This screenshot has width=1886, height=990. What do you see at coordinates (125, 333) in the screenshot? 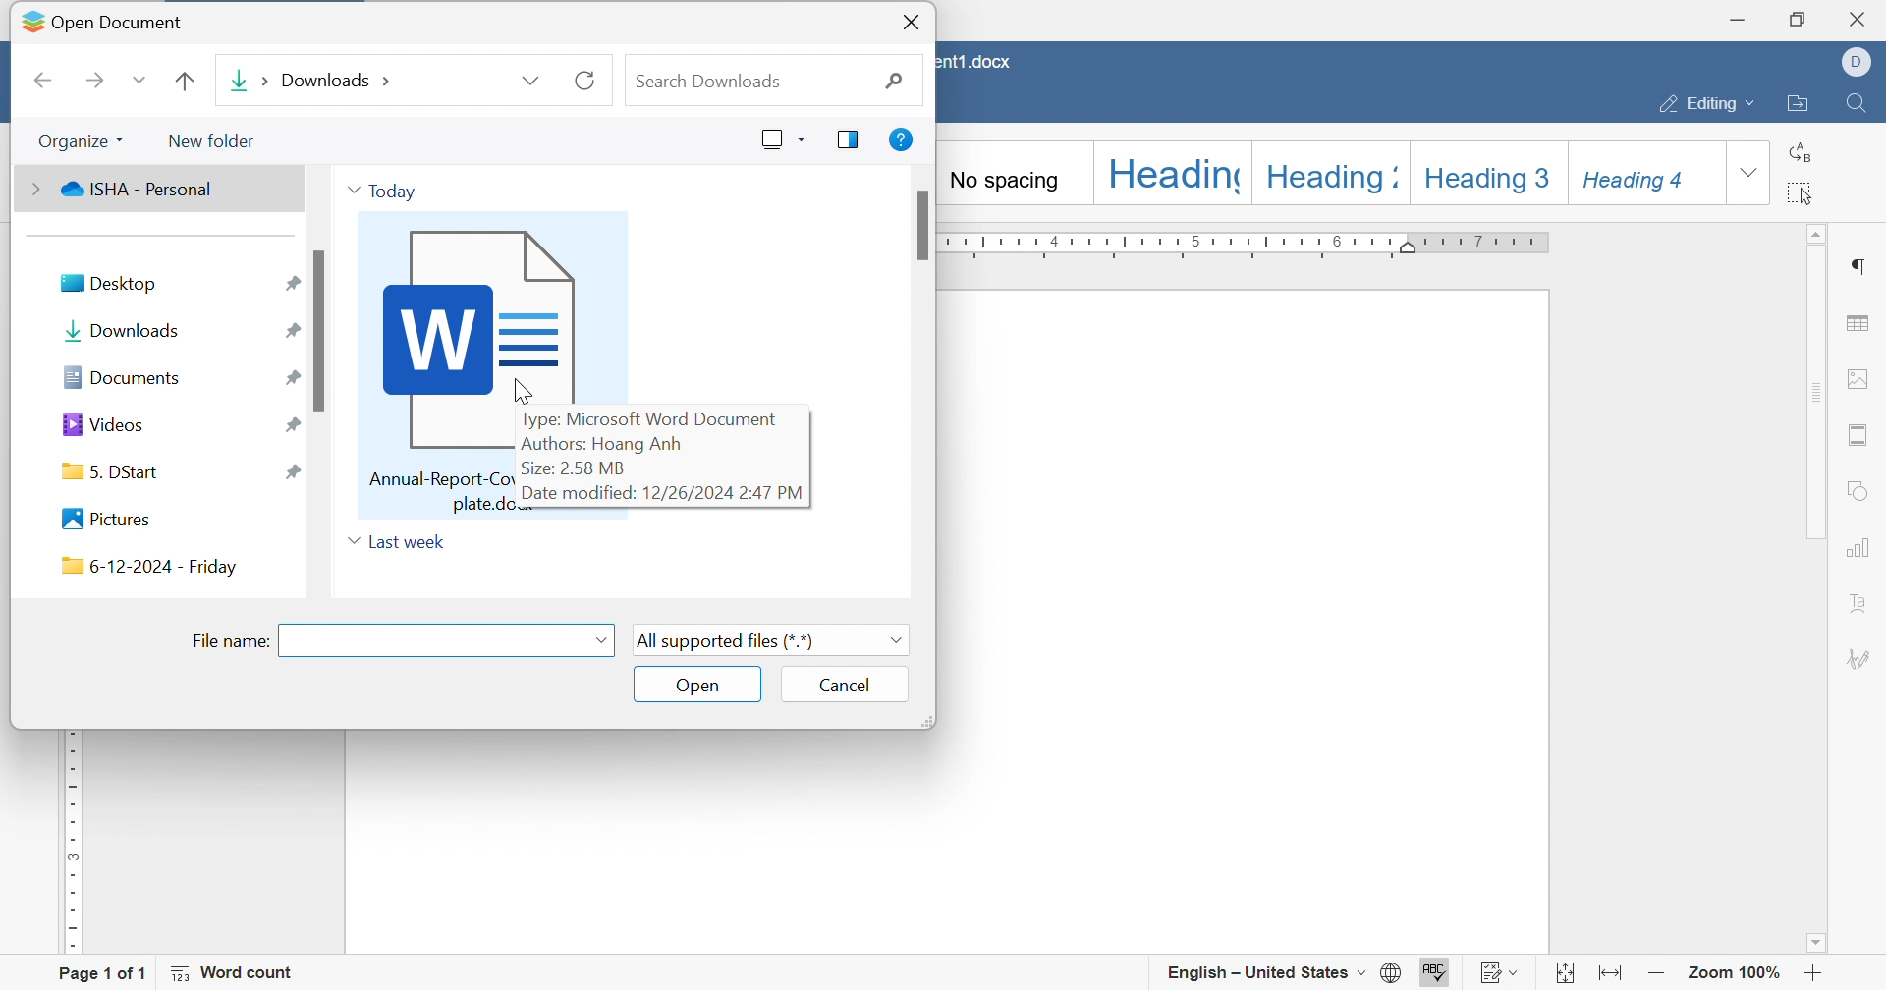
I see `downloads` at bounding box center [125, 333].